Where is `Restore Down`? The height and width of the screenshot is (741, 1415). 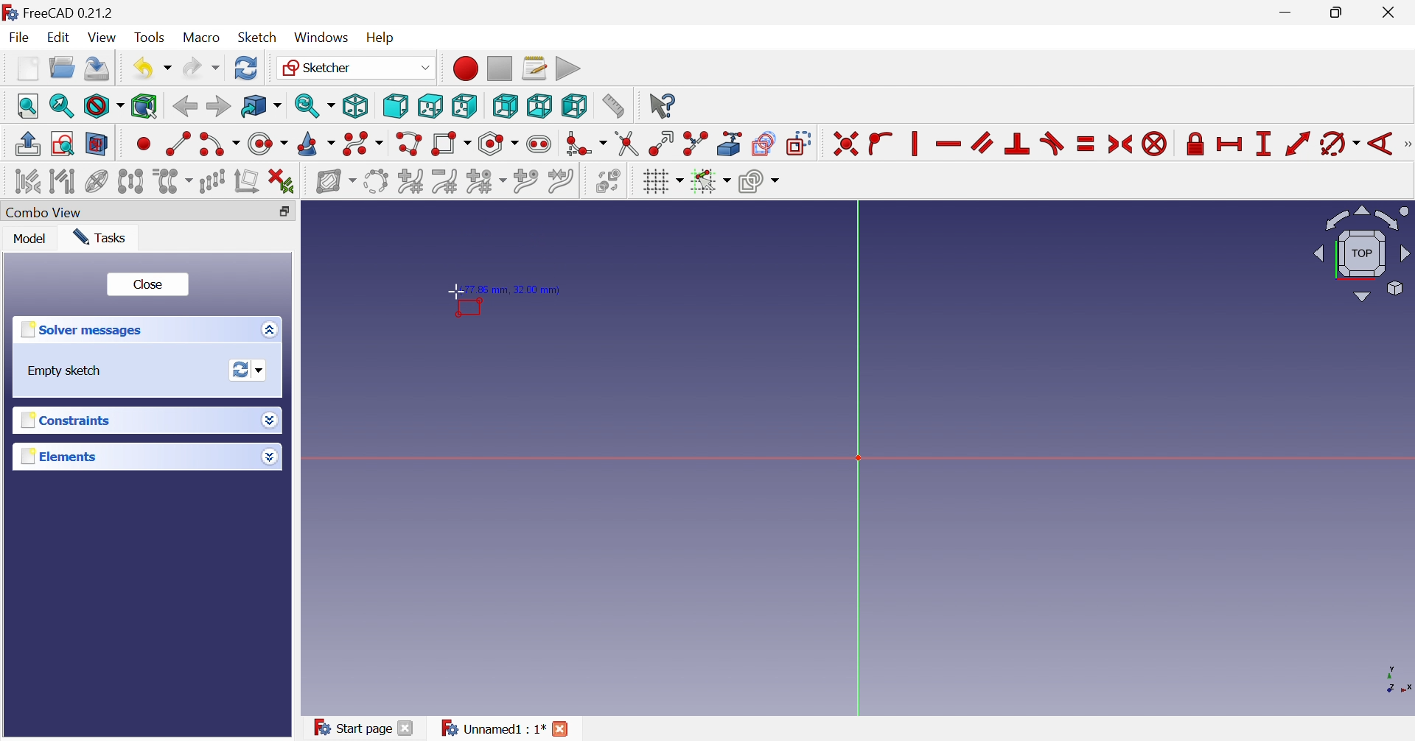
Restore Down is located at coordinates (1340, 14).